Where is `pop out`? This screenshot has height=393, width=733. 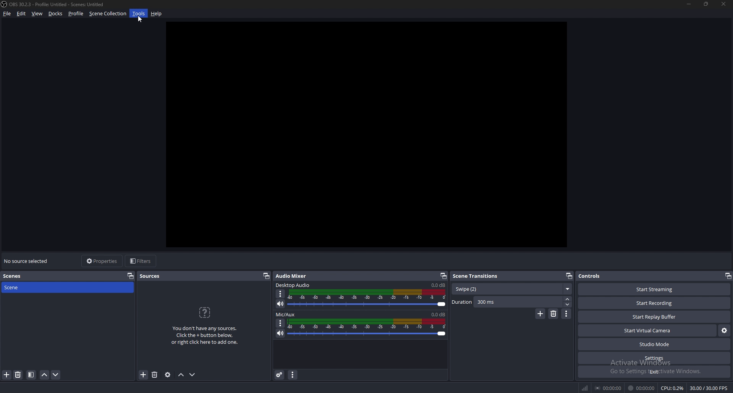
pop out is located at coordinates (443, 276).